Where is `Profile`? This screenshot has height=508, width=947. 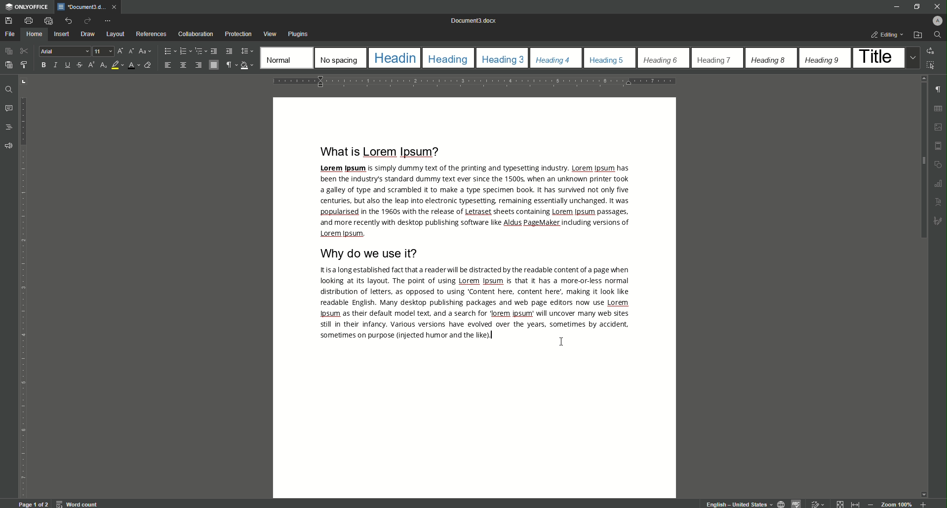
Profile is located at coordinates (937, 21).